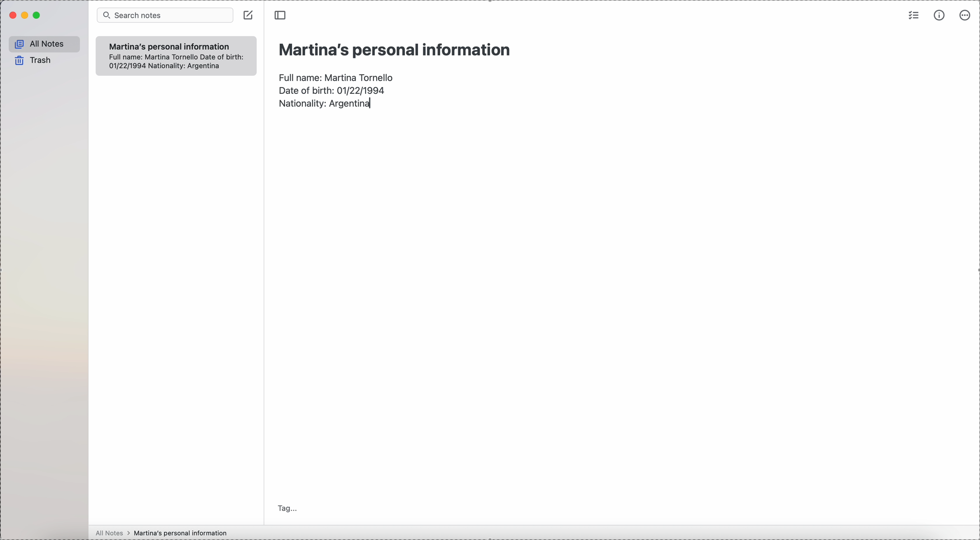 Image resolution: width=980 pixels, height=540 pixels. Describe the element at coordinates (394, 49) in the screenshot. I see `title: Martina's personal information` at that location.